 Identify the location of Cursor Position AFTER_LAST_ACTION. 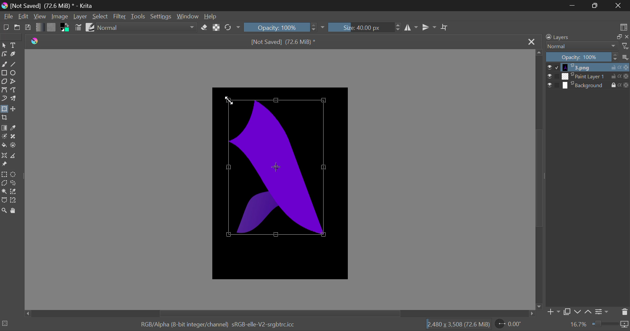
(229, 102).